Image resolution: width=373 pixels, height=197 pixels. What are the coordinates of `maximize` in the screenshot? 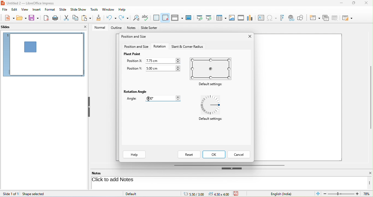 It's located at (352, 4).